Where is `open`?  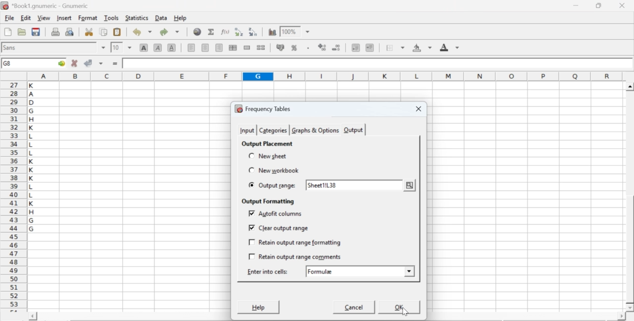 open is located at coordinates (21, 32).